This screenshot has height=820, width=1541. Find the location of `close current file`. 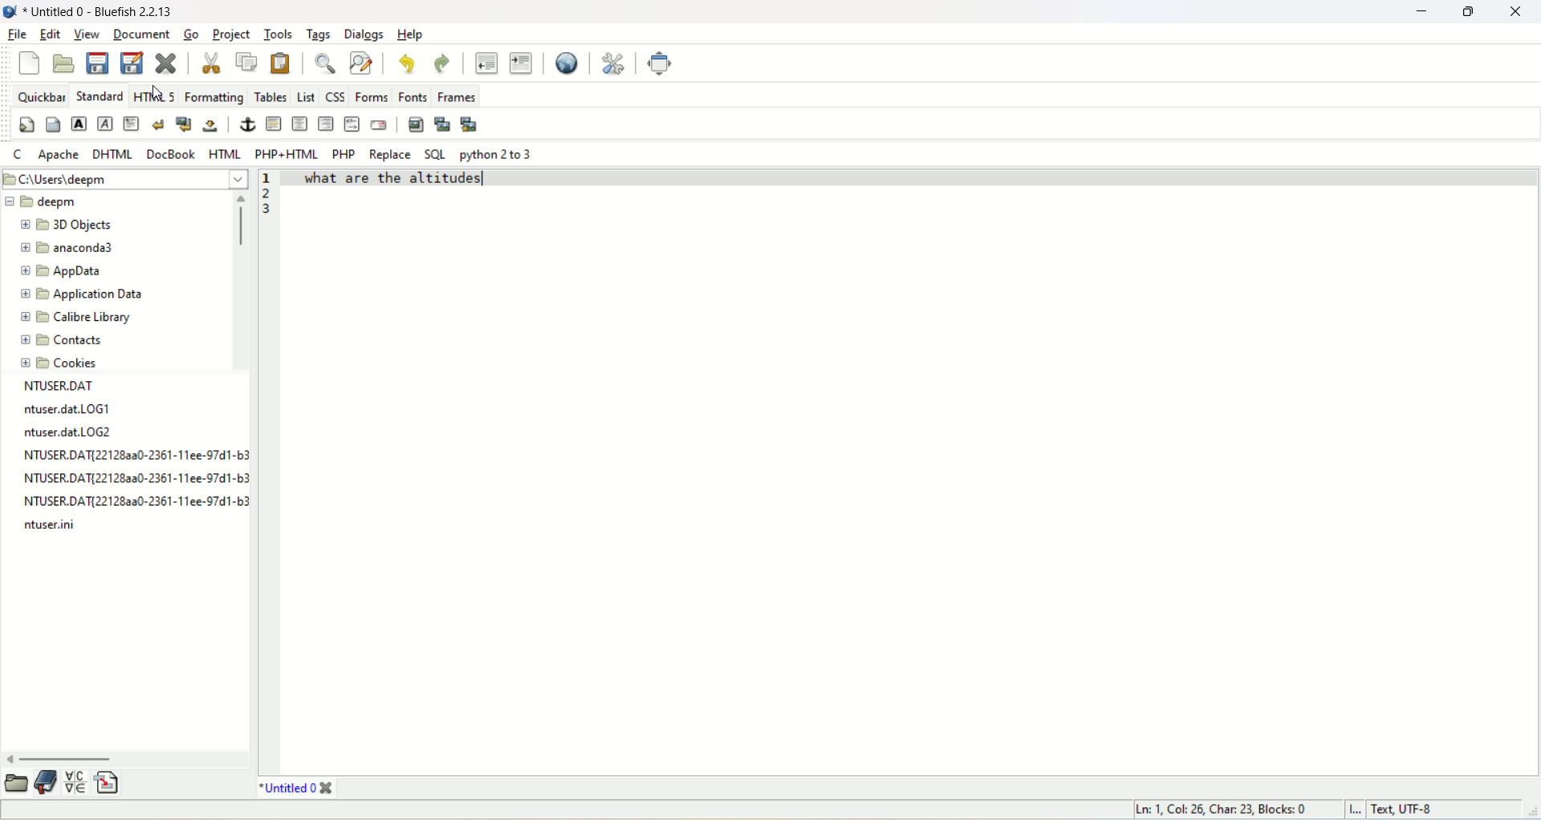

close current file is located at coordinates (165, 64).